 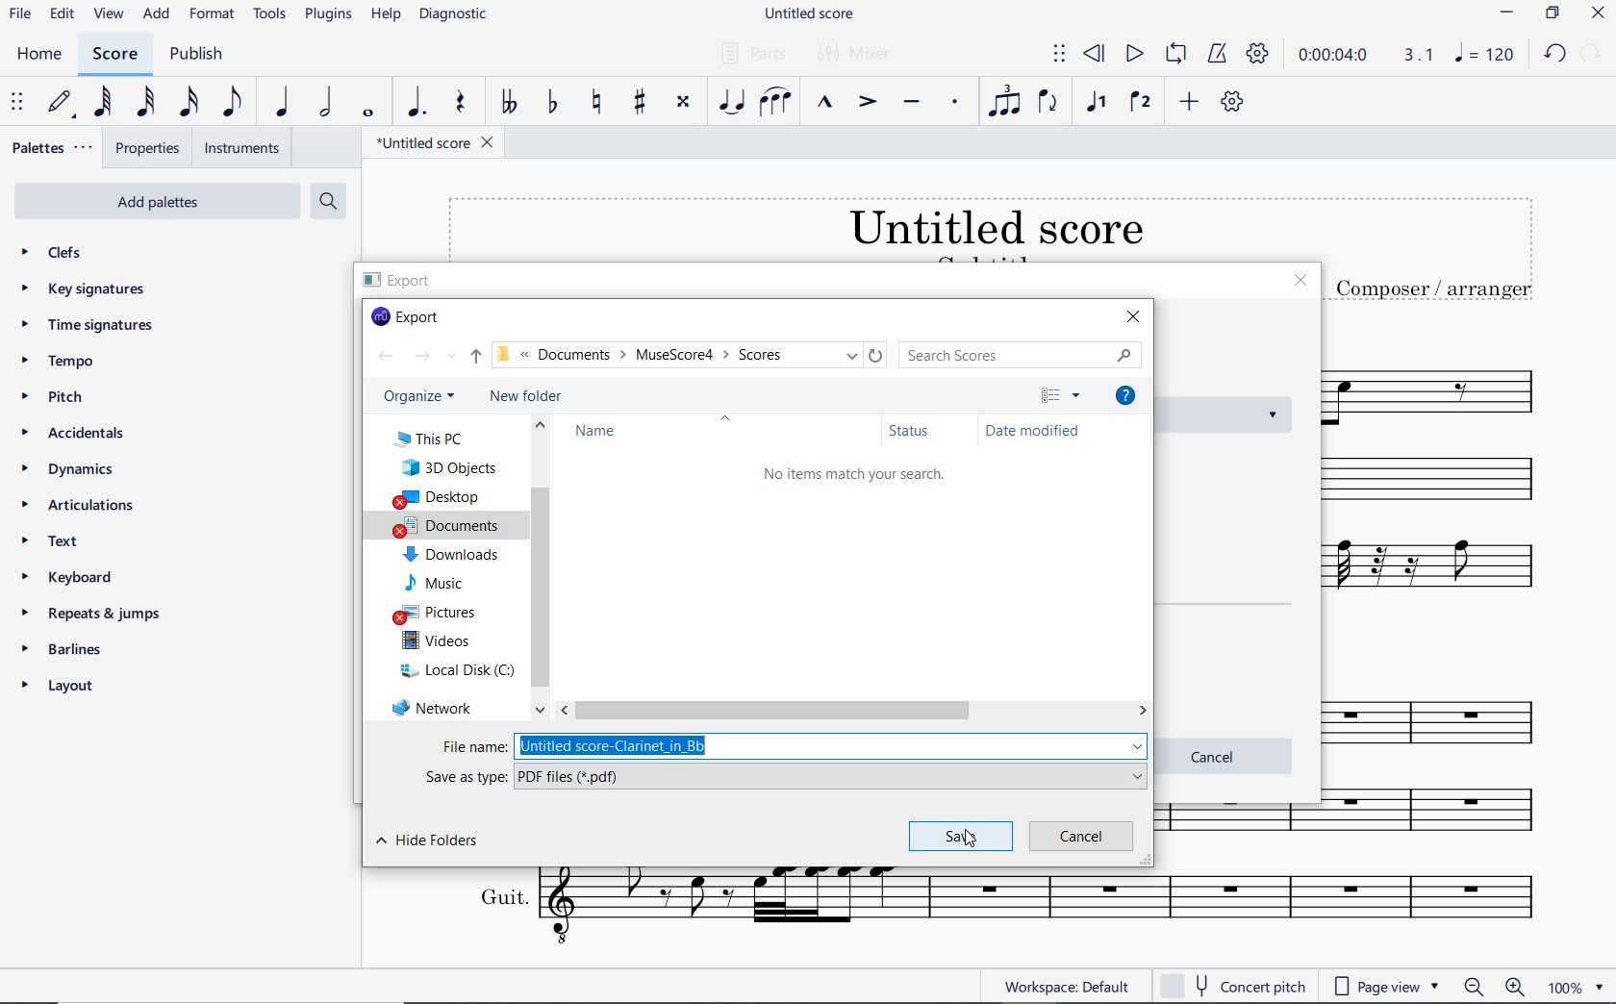 I want to click on INSTRUMENTS, so click(x=240, y=149).